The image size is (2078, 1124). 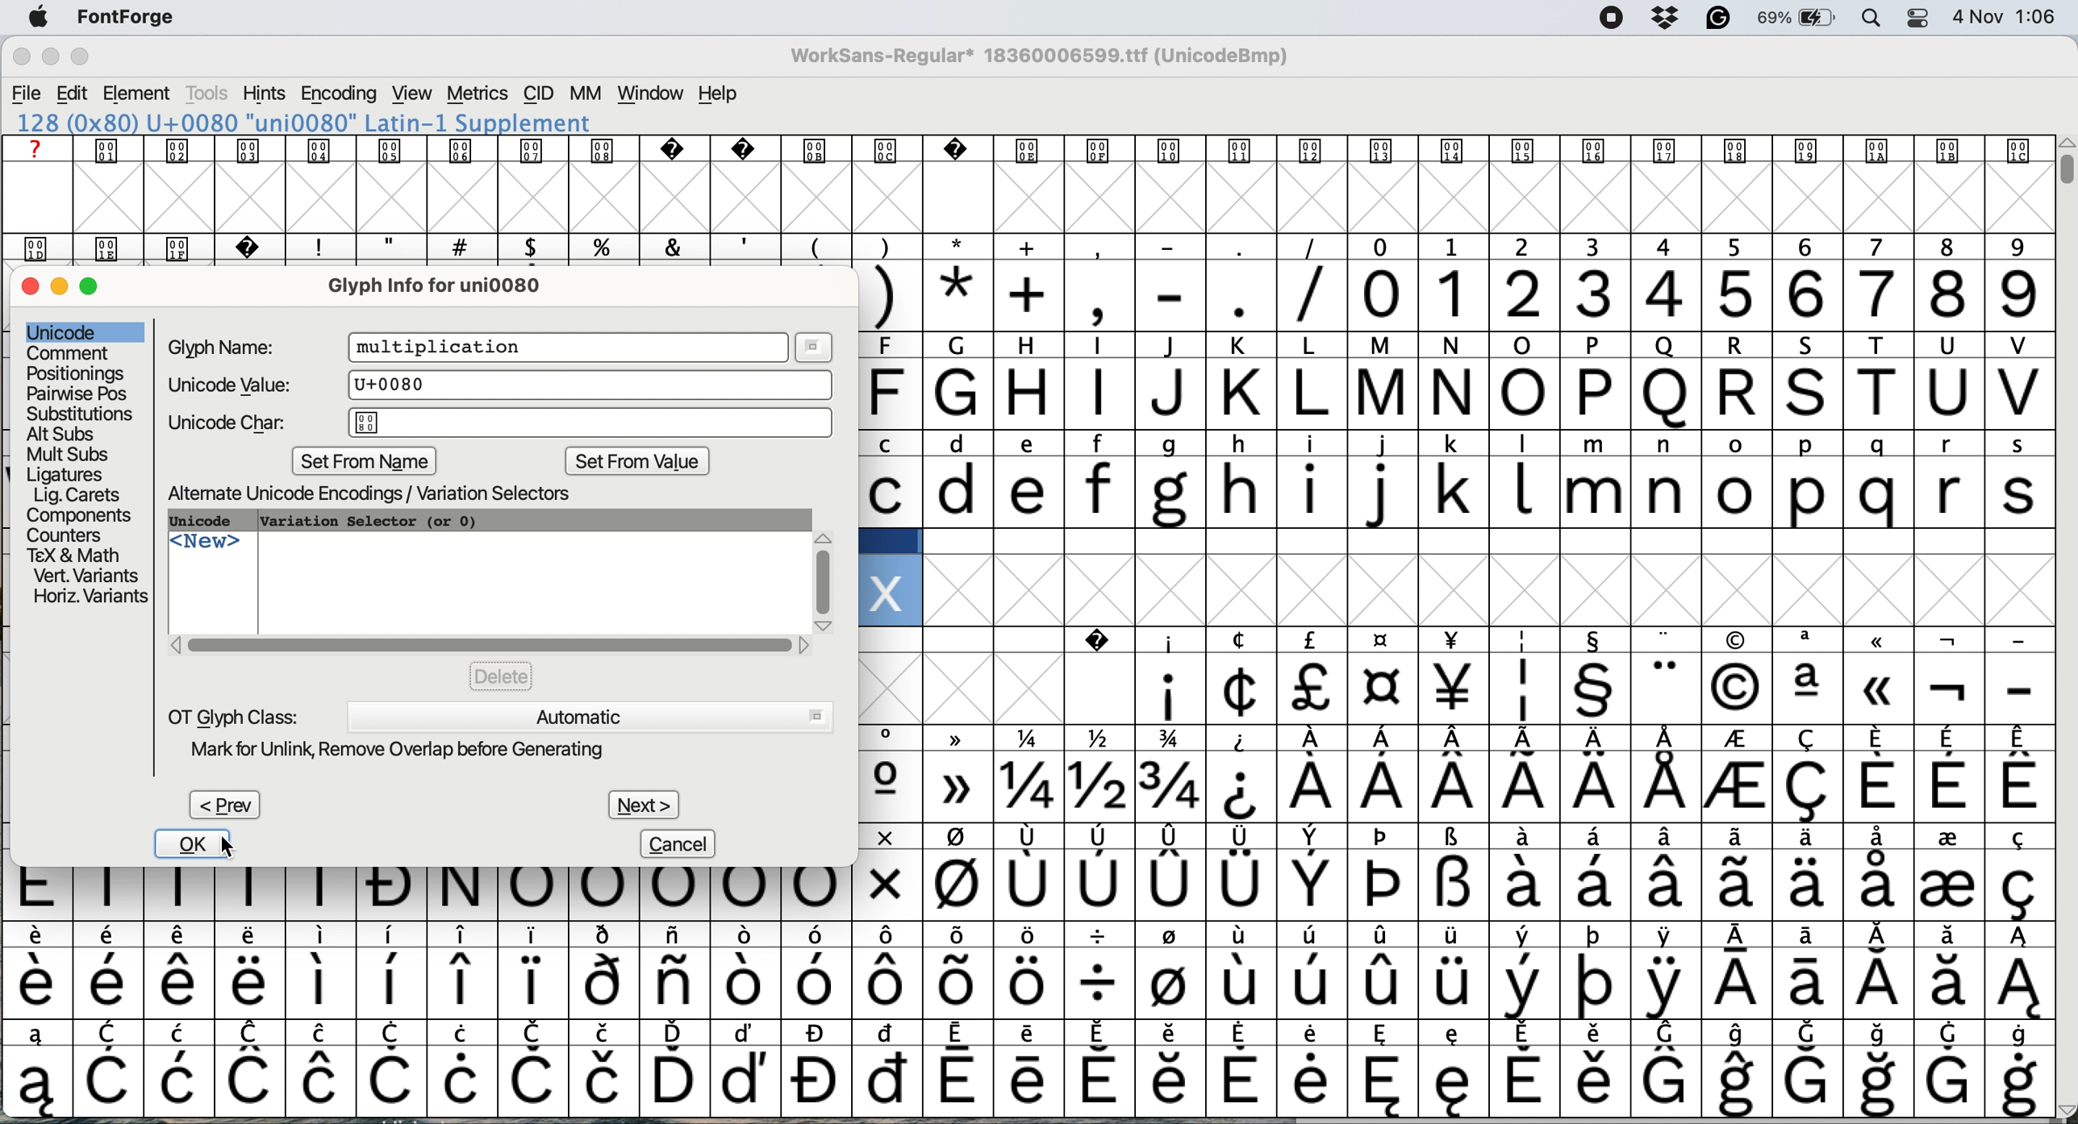 I want to click on special characters, so click(x=1463, y=689).